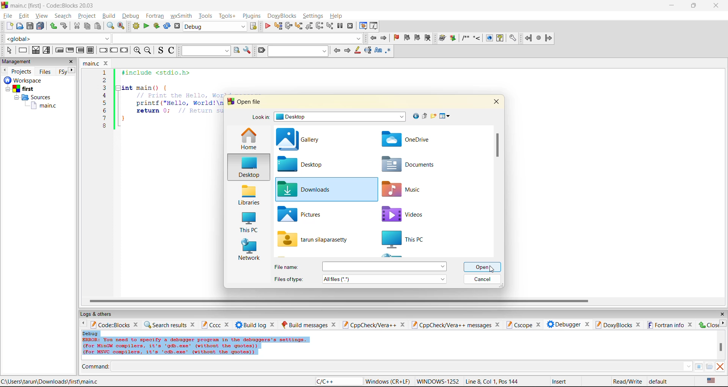  What do you see at coordinates (247, 50) in the screenshot?
I see `show options window` at bounding box center [247, 50].